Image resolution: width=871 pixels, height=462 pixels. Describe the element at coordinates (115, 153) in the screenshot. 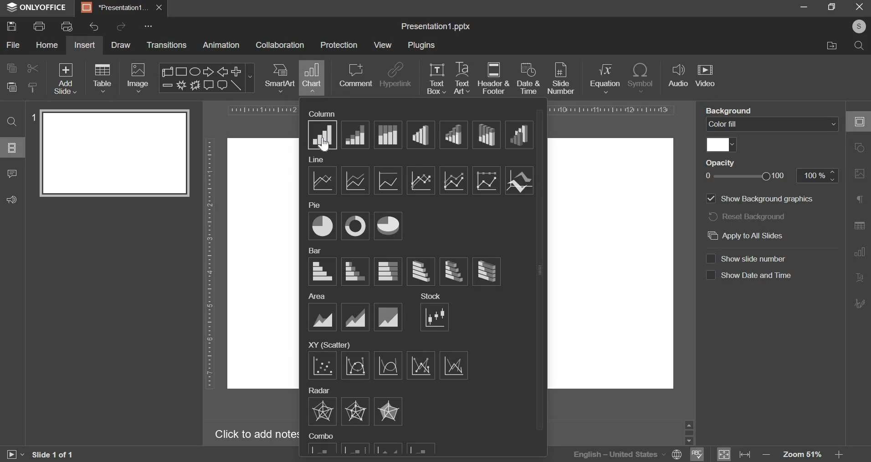

I see `slide preview` at that location.